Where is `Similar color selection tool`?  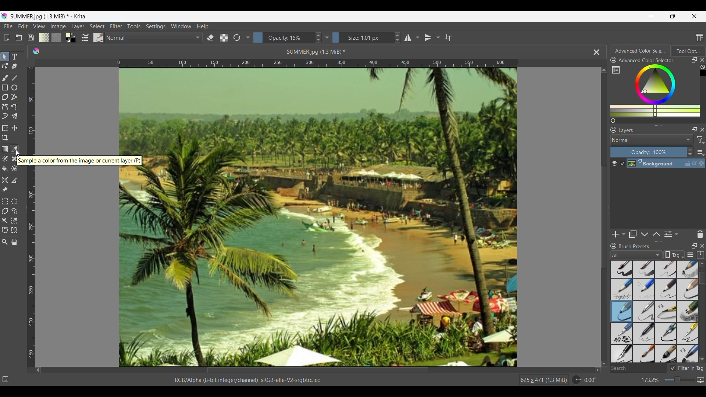 Similar color selection tool is located at coordinates (14, 221).